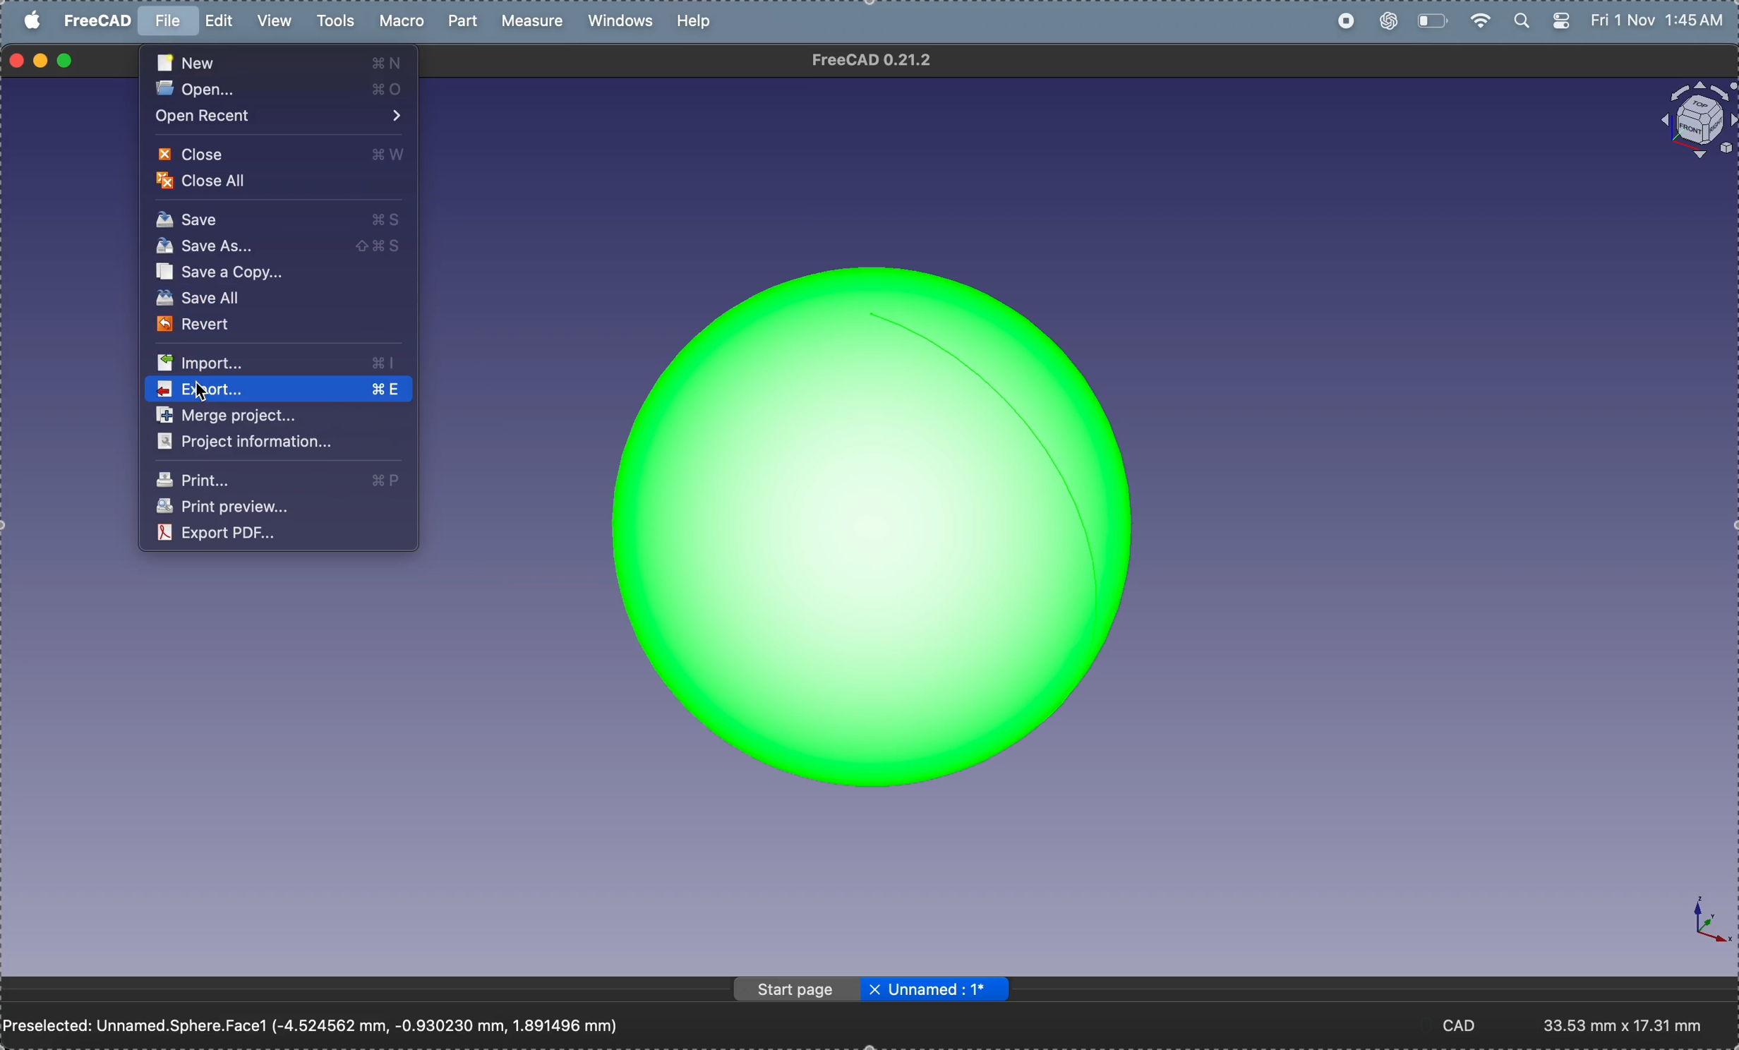  I want to click on open account, so click(281, 116).